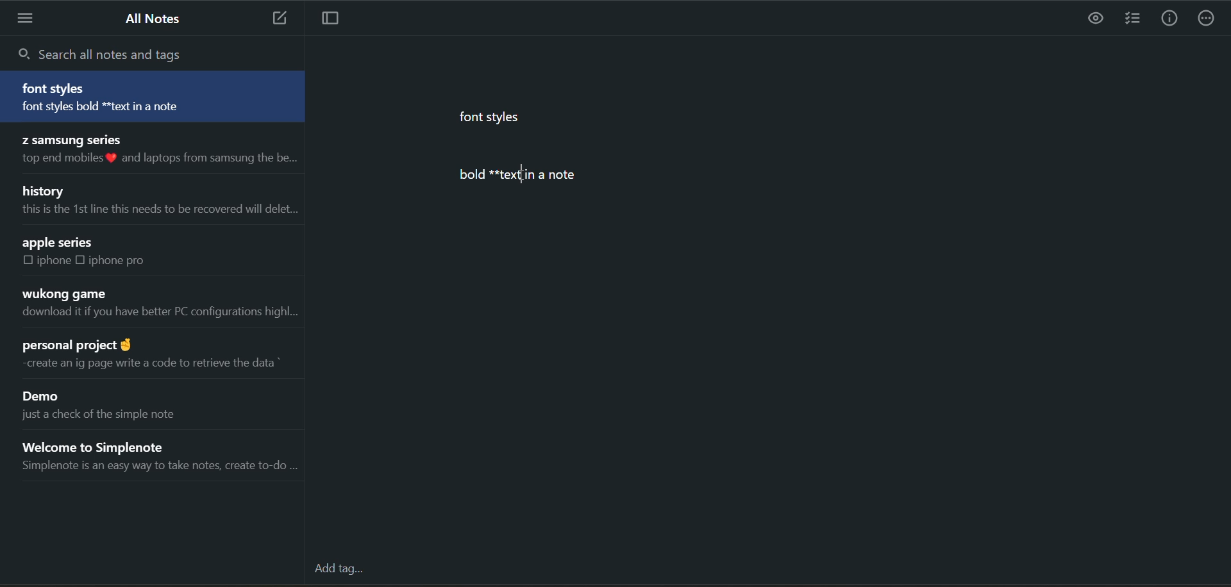  What do you see at coordinates (1207, 21) in the screenshot?
I see `actions` at bounding box center [1207, 21].